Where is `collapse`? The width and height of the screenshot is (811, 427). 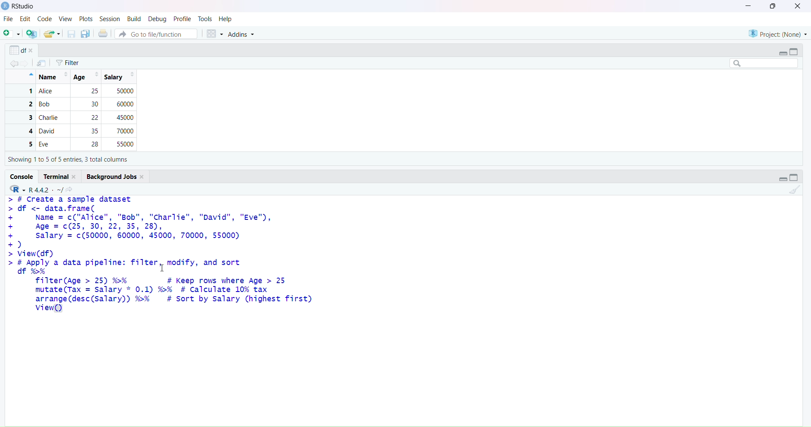 collapse is located at coordinates (795, 178).